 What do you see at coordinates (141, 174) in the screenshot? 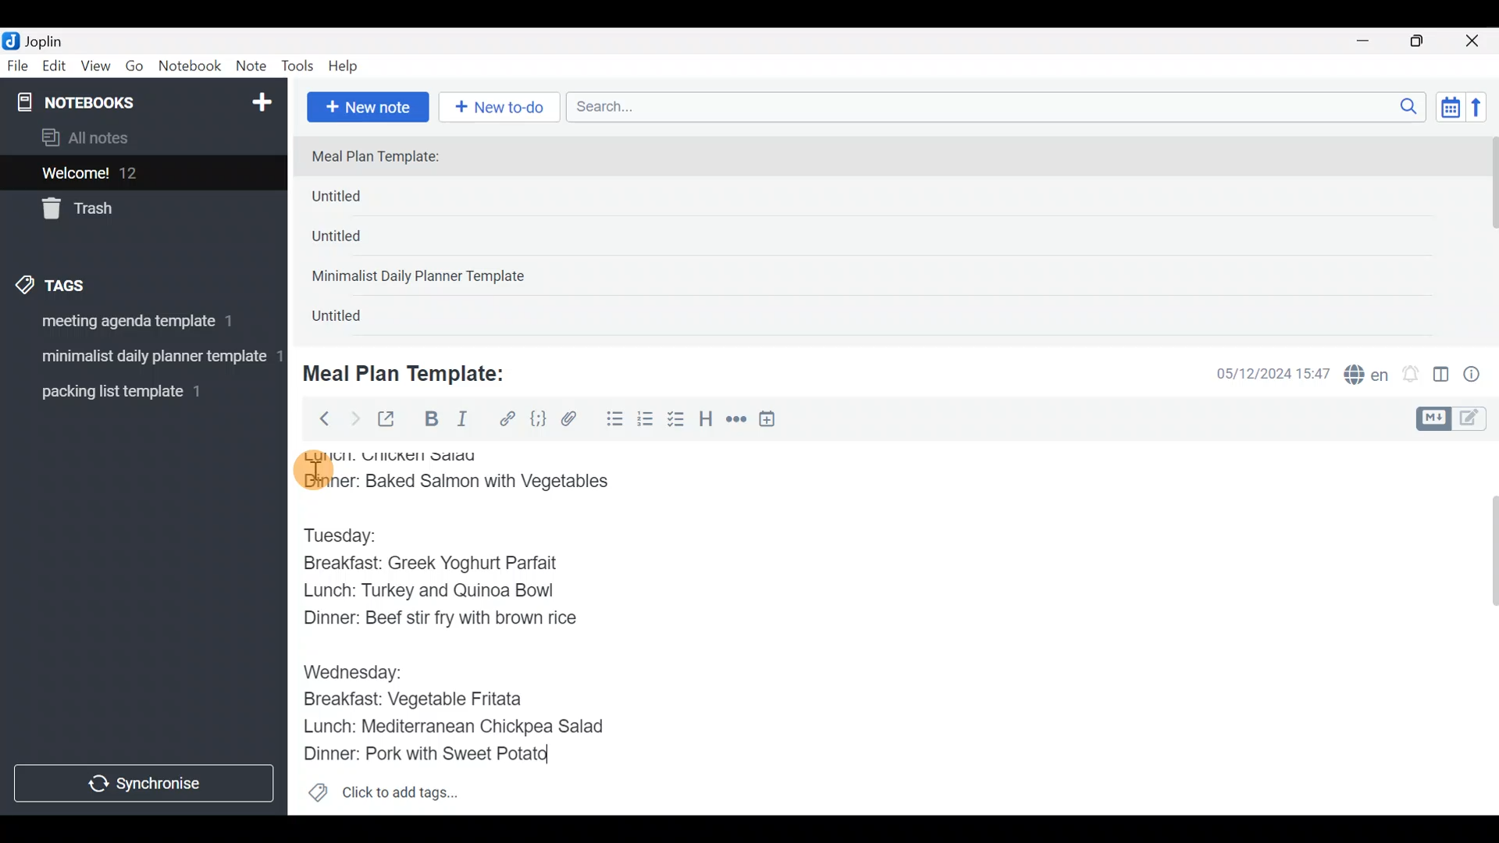
I see `Welcome!` at bounding box center [141, 174].